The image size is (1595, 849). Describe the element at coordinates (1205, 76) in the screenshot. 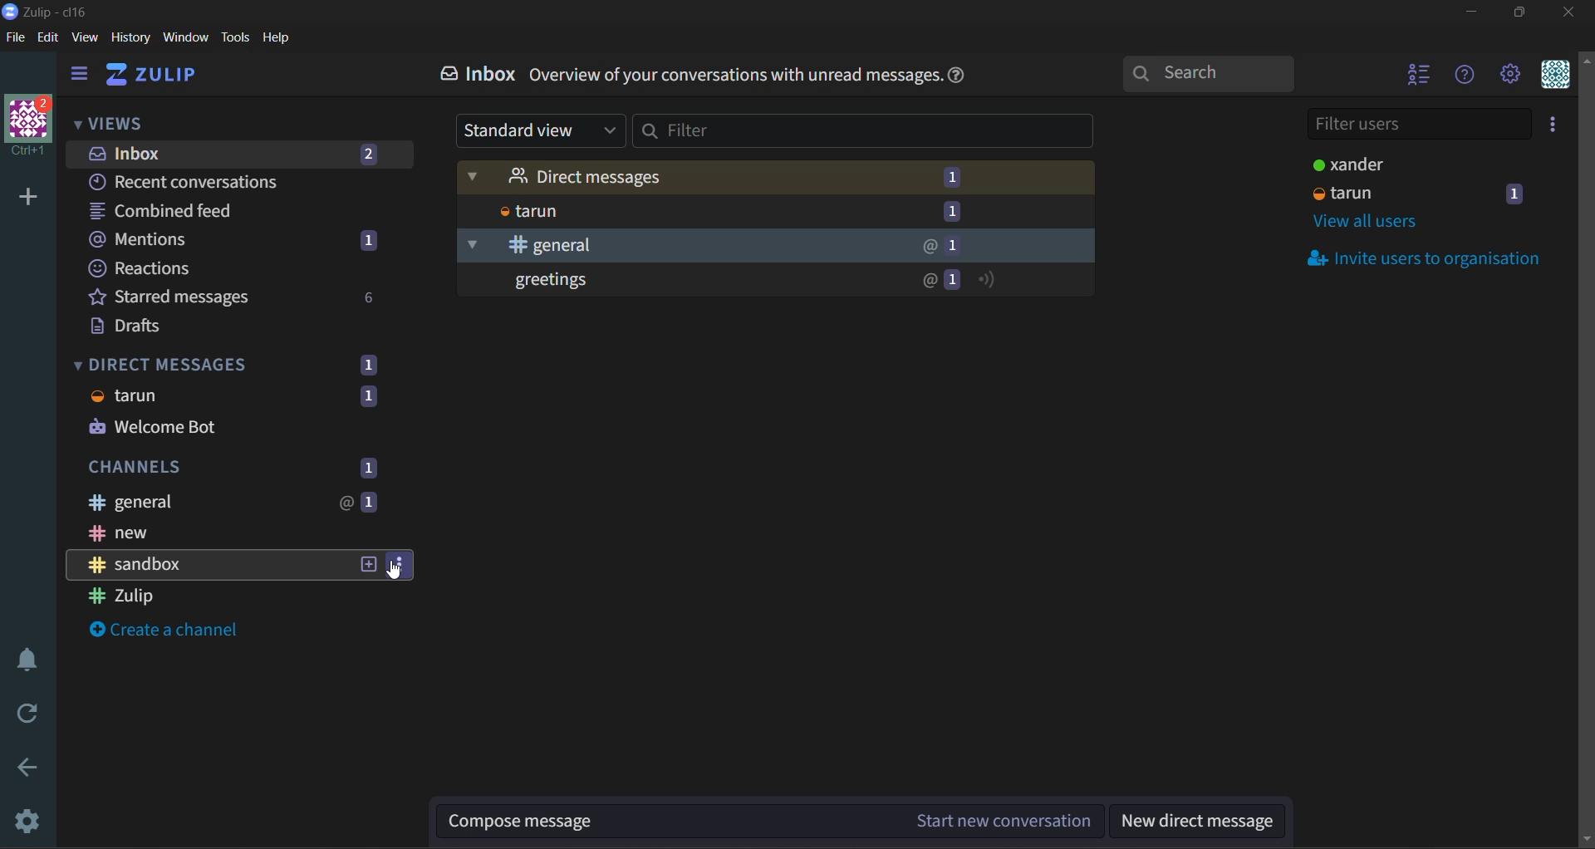

I see `search` at that location.